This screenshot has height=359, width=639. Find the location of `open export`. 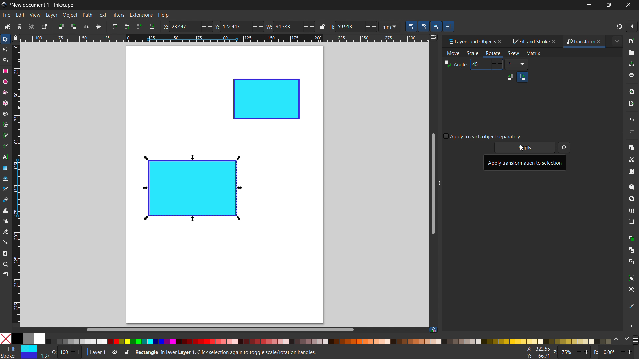

open export is located at coordinates (631, 103).